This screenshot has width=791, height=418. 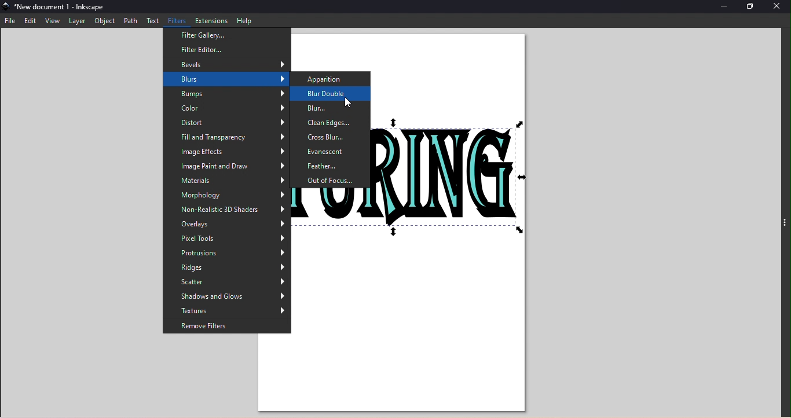 I want to click on Filter editor..., so click(x=223, y=49).